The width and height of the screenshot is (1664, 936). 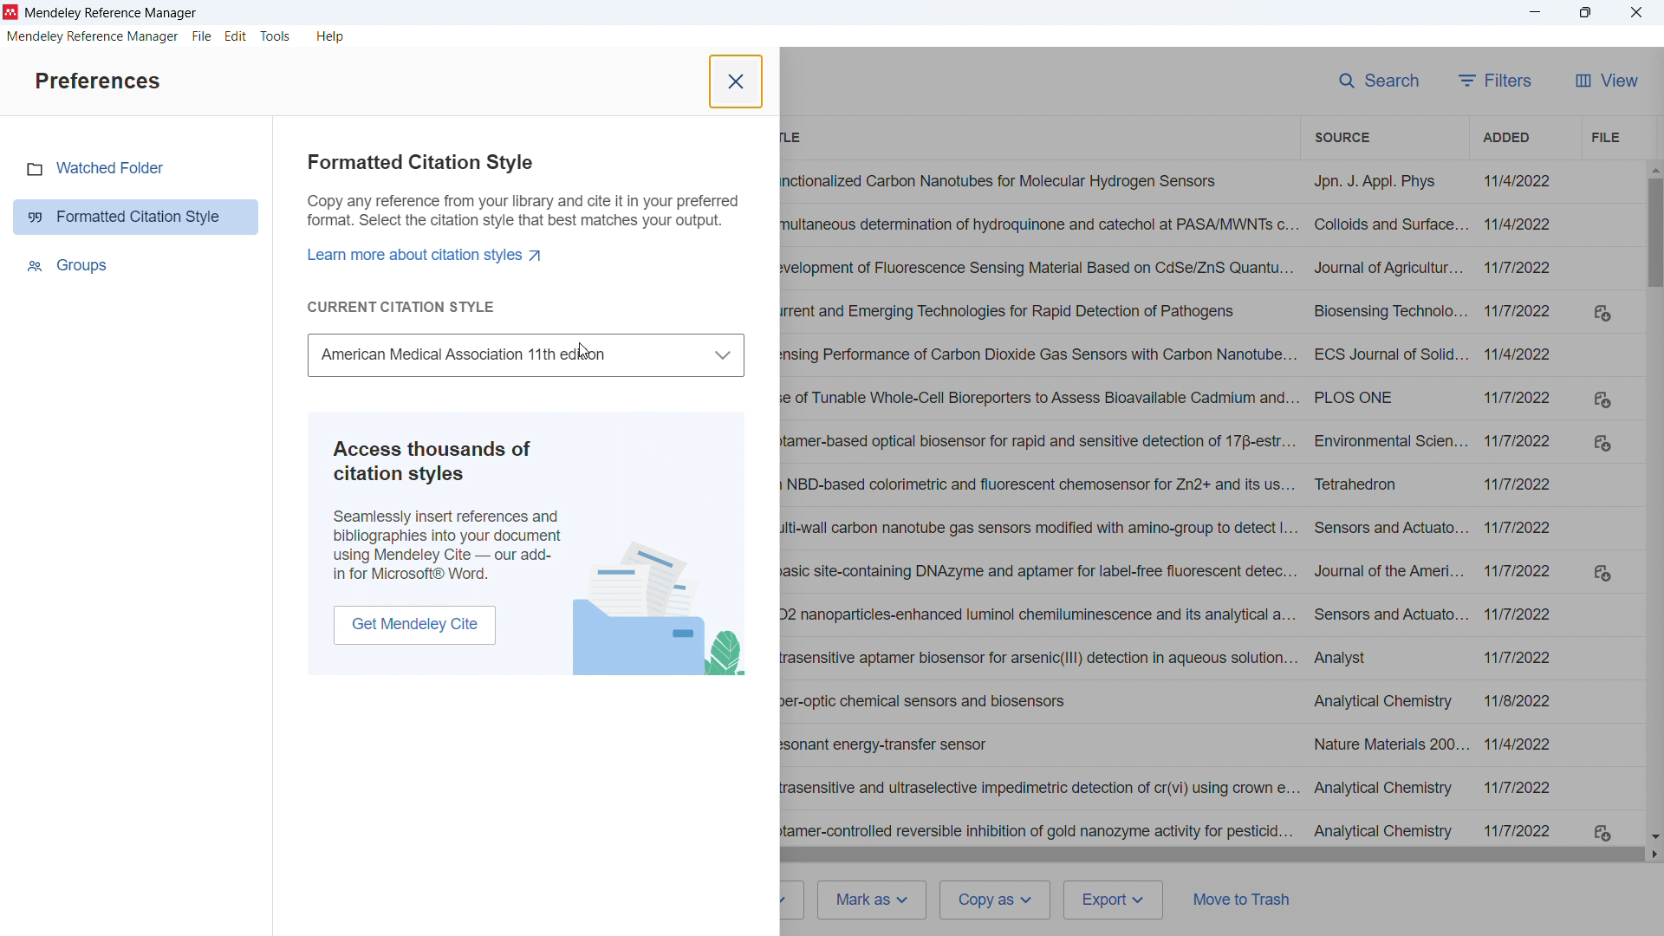 What do you see at coordinates (1635, 11) in the screenshot?
I see `Close ` at bounding box center [1635, 11].